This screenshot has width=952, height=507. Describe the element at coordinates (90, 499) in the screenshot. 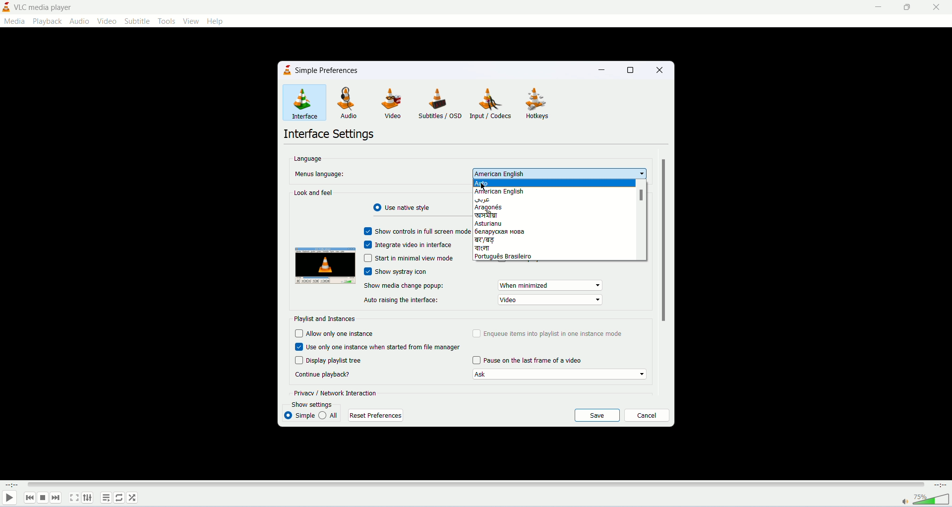

I see `extended settings` at that location.